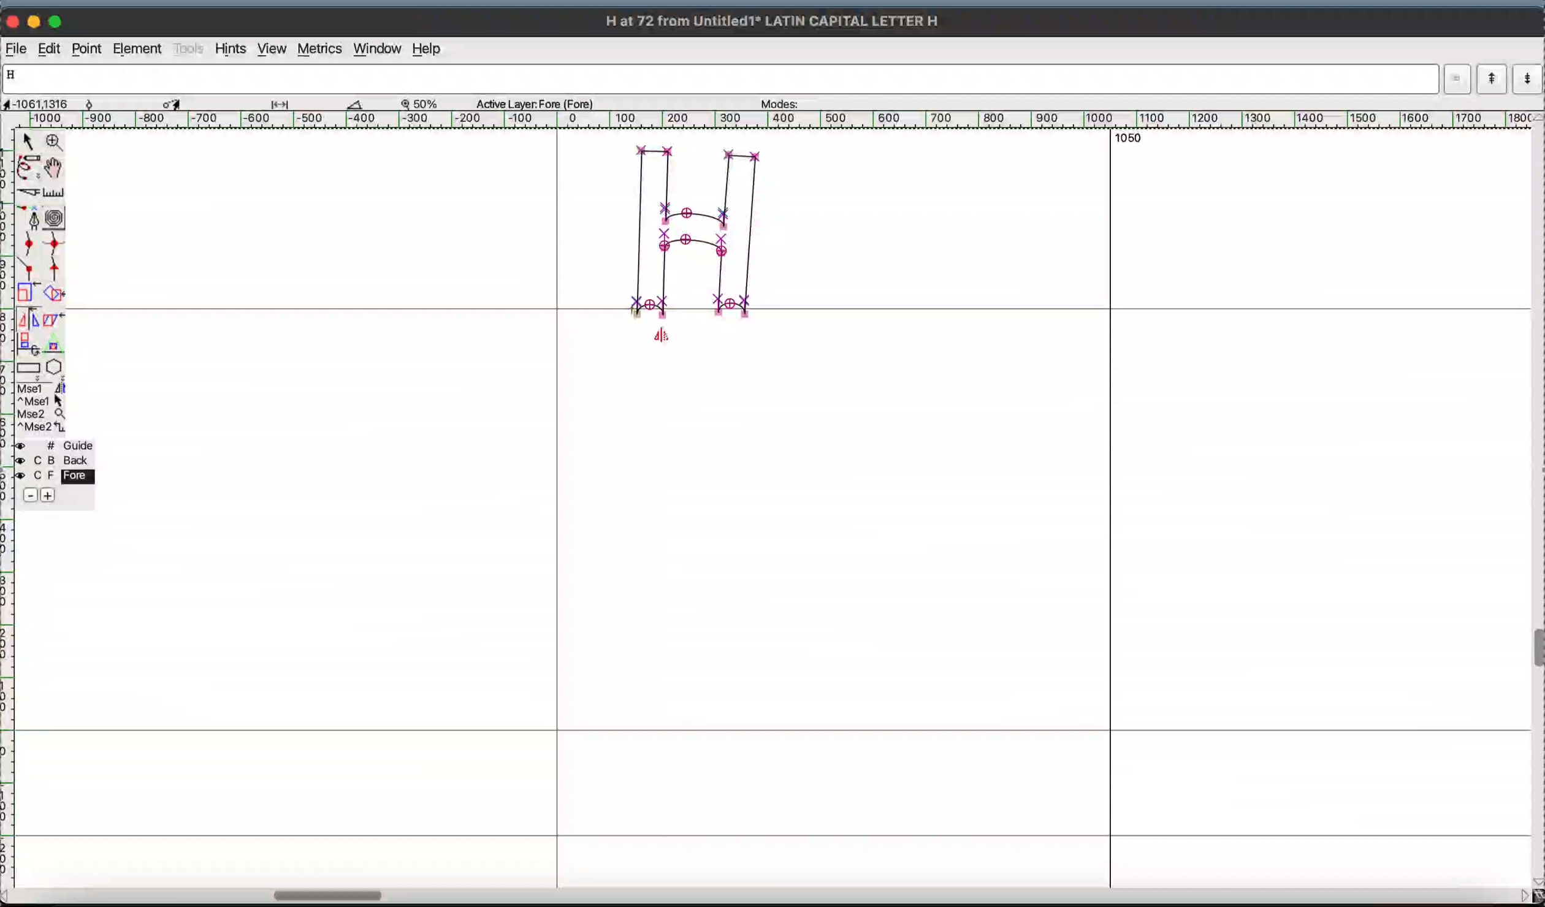 The height and width of the screenshot is (907, 1545). Describe the element at coordinates (53, 246) in the screenshot. I see `sharp curve` at that location.